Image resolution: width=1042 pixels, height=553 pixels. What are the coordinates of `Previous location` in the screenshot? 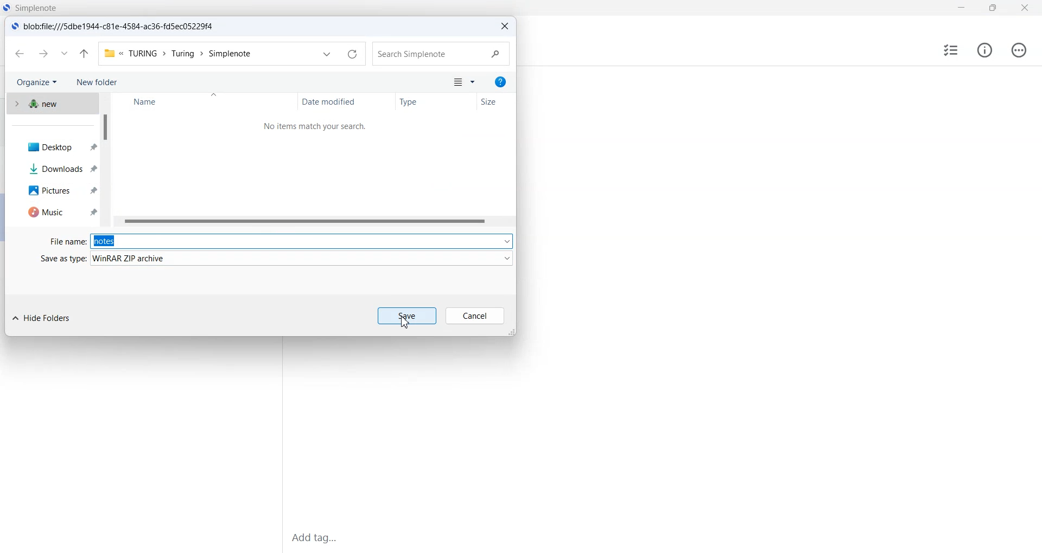 It's located at (326, 54).